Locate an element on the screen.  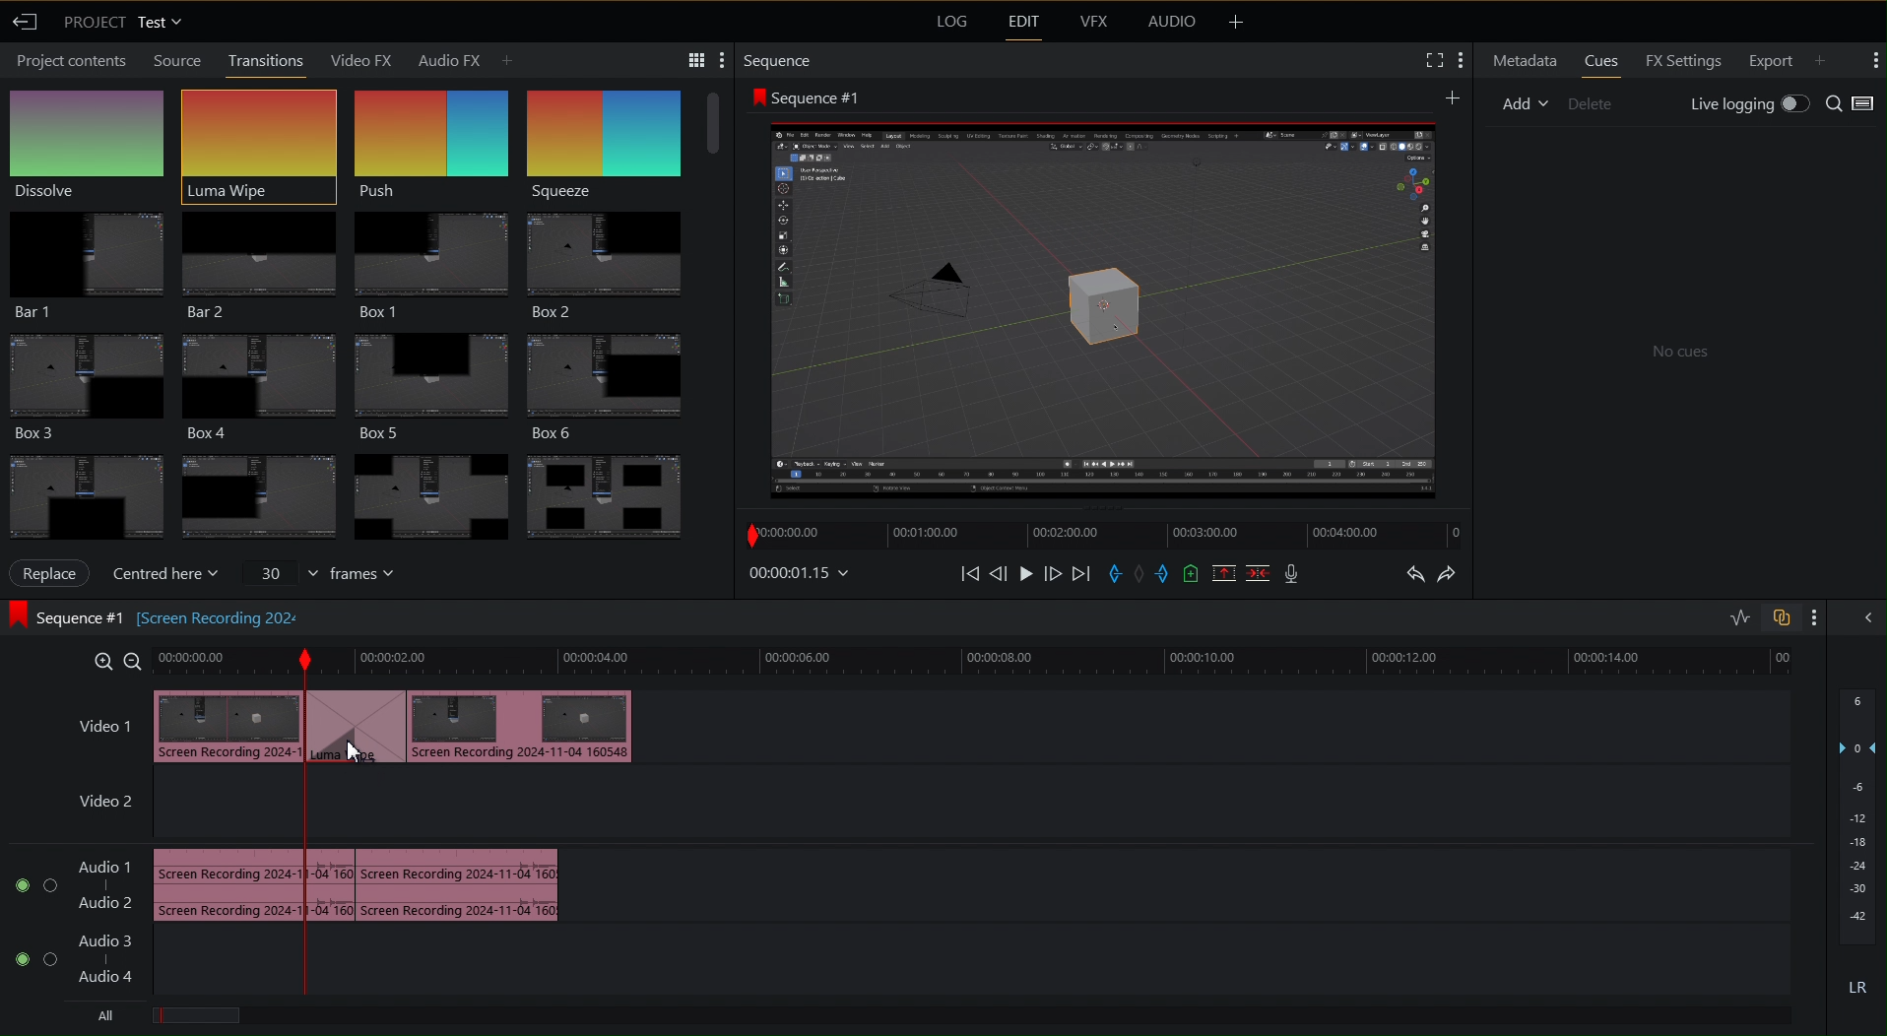
Search is located at coordinates (1854, 102).